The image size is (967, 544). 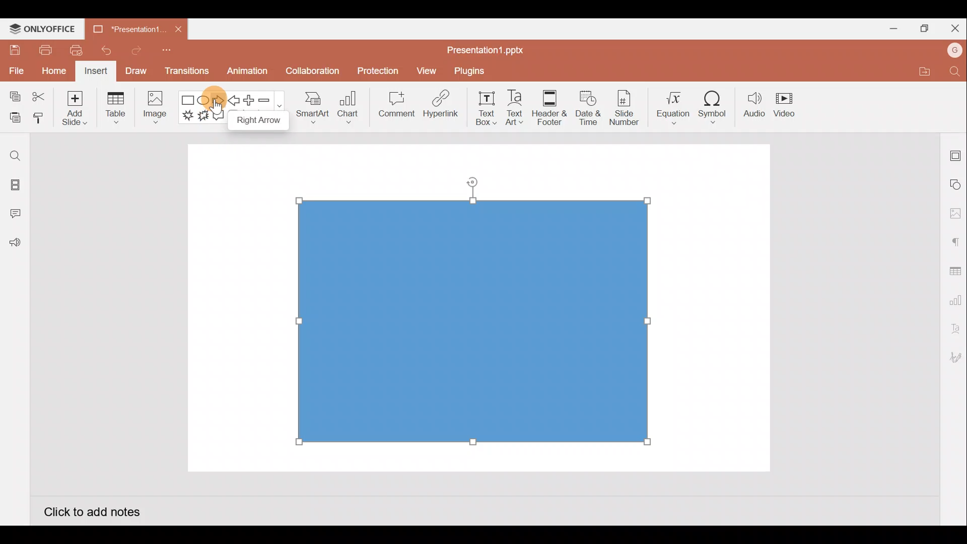 What do you see at coordinates (126, 27) in the screenshot?
I see `Presentation1.` at bounding box center [126, 27].